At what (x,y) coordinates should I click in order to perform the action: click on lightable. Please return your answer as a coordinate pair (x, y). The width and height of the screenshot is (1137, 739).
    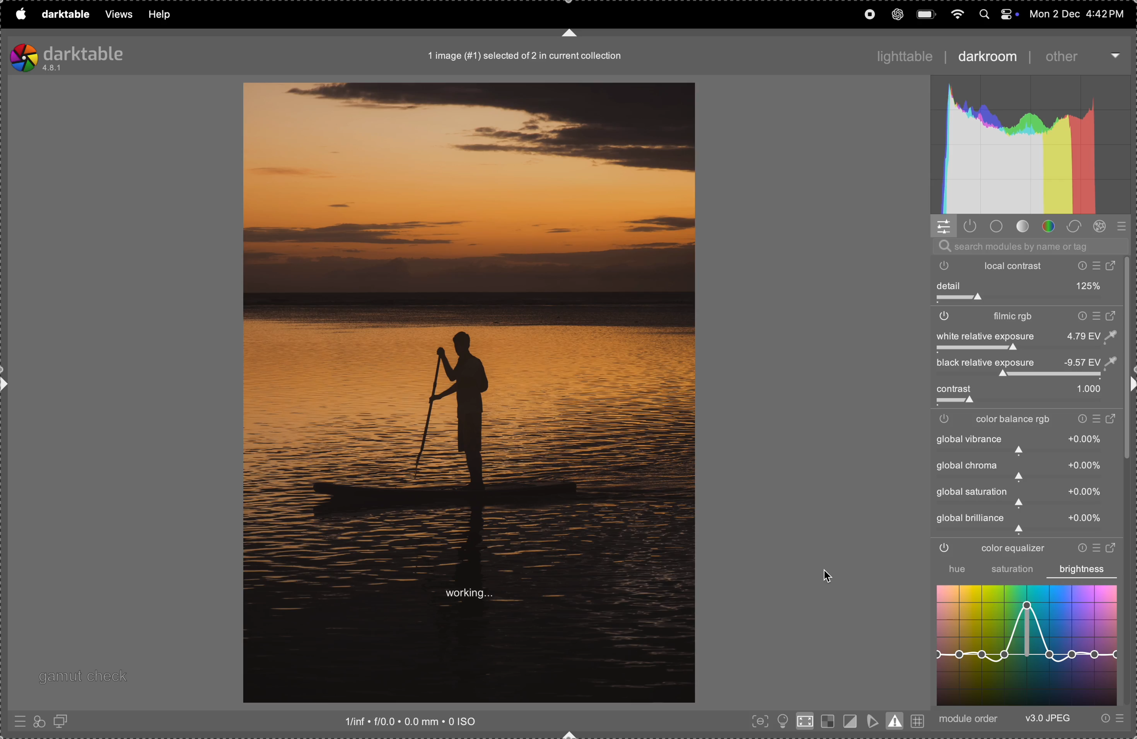
    Looking at the image, I should click on (899, 53).